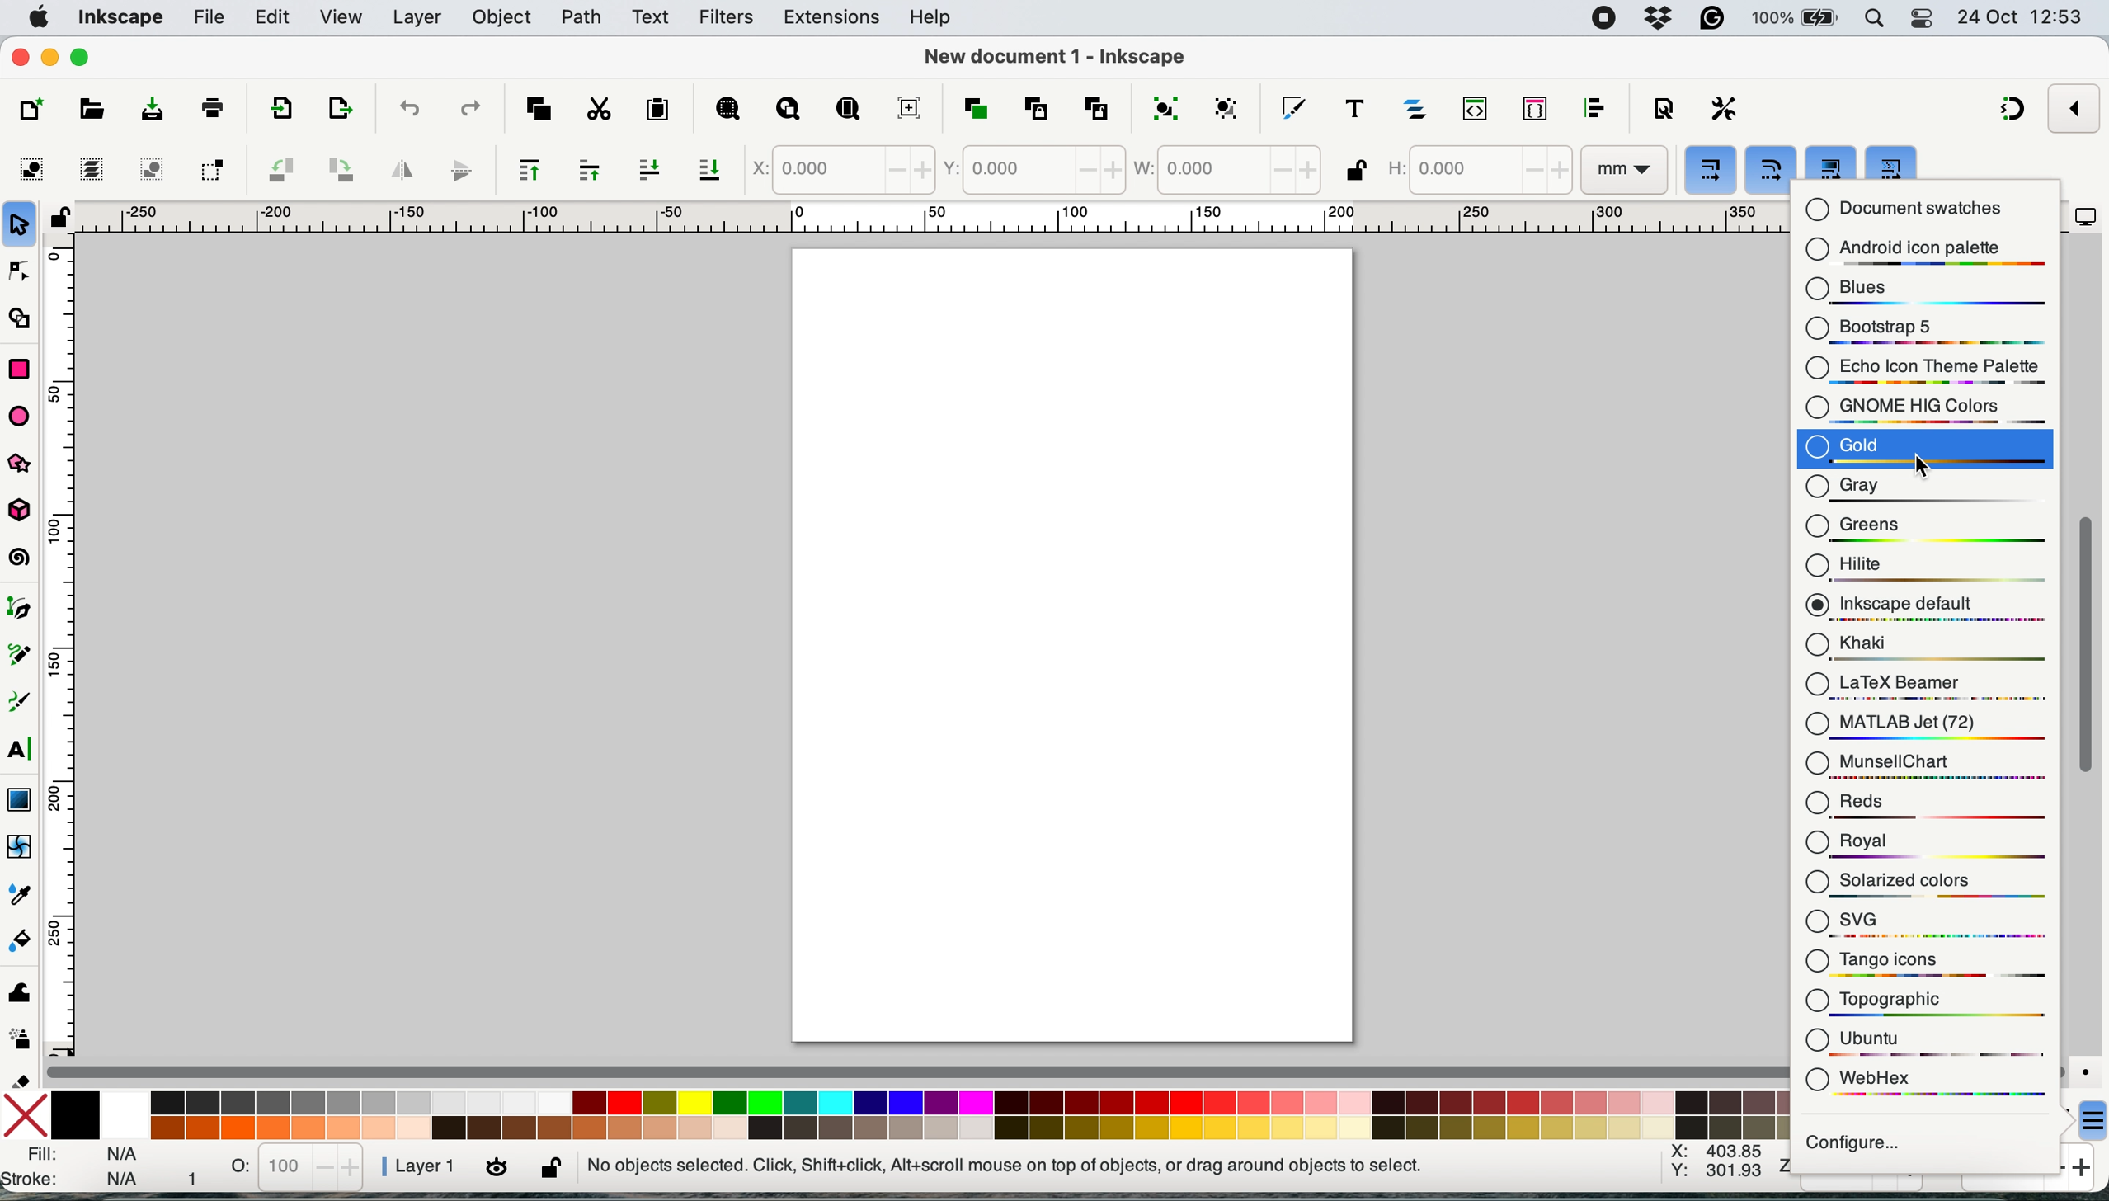  I want to click on toggle lock of all guides in this document, so click(61, 217).